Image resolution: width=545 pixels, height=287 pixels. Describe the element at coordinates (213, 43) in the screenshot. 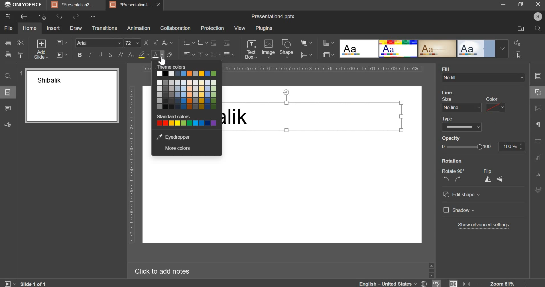

I see `decrease indent` at that location.